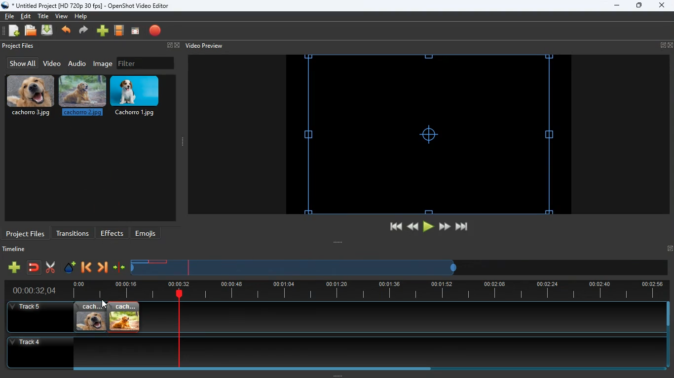  I want to click on maximize, so click(639, 6).